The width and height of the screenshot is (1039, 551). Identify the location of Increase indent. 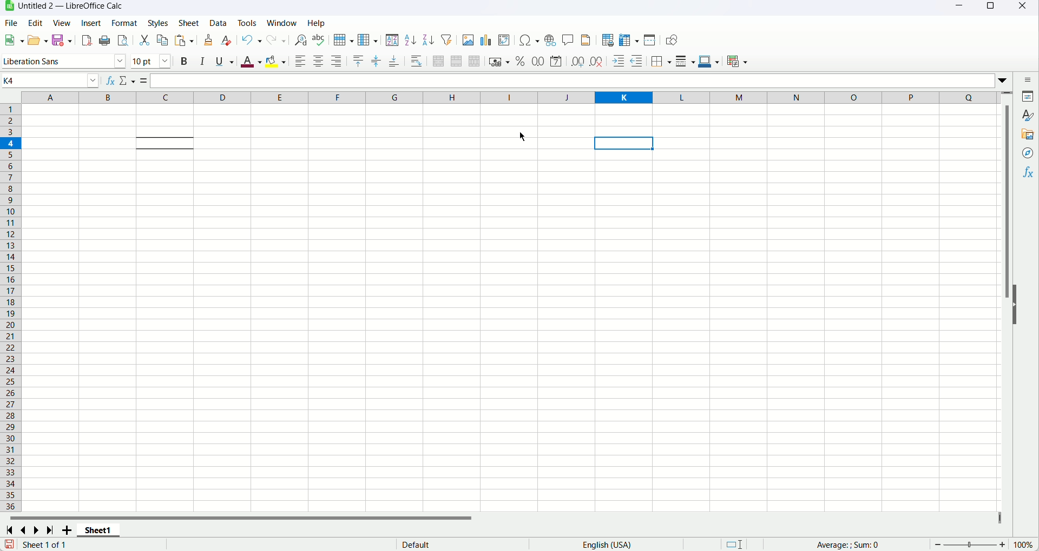
(618, 62).